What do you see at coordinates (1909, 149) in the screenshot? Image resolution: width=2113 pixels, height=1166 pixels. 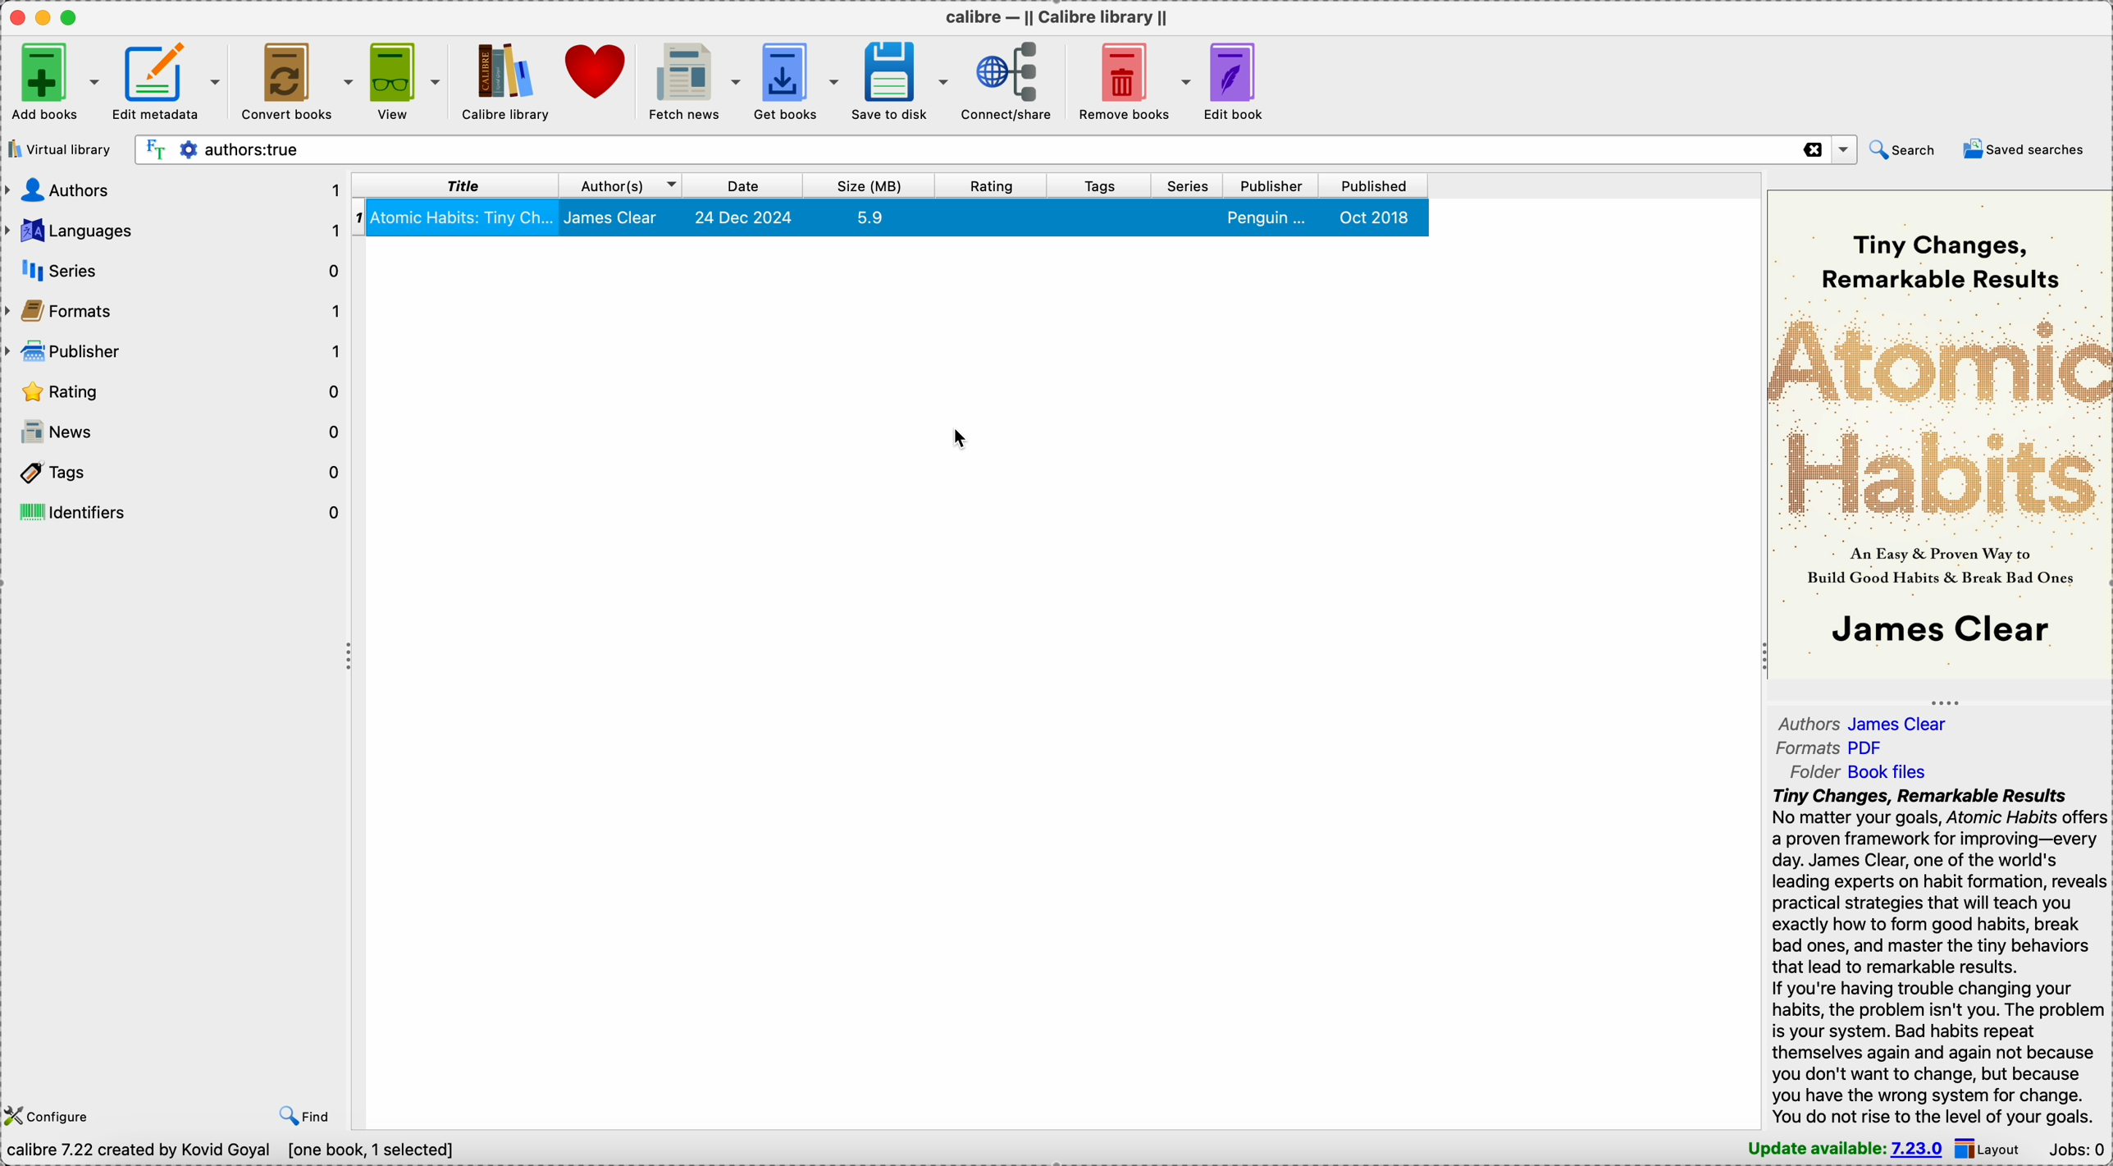 I see `search` at bounding box center [1909, 149].